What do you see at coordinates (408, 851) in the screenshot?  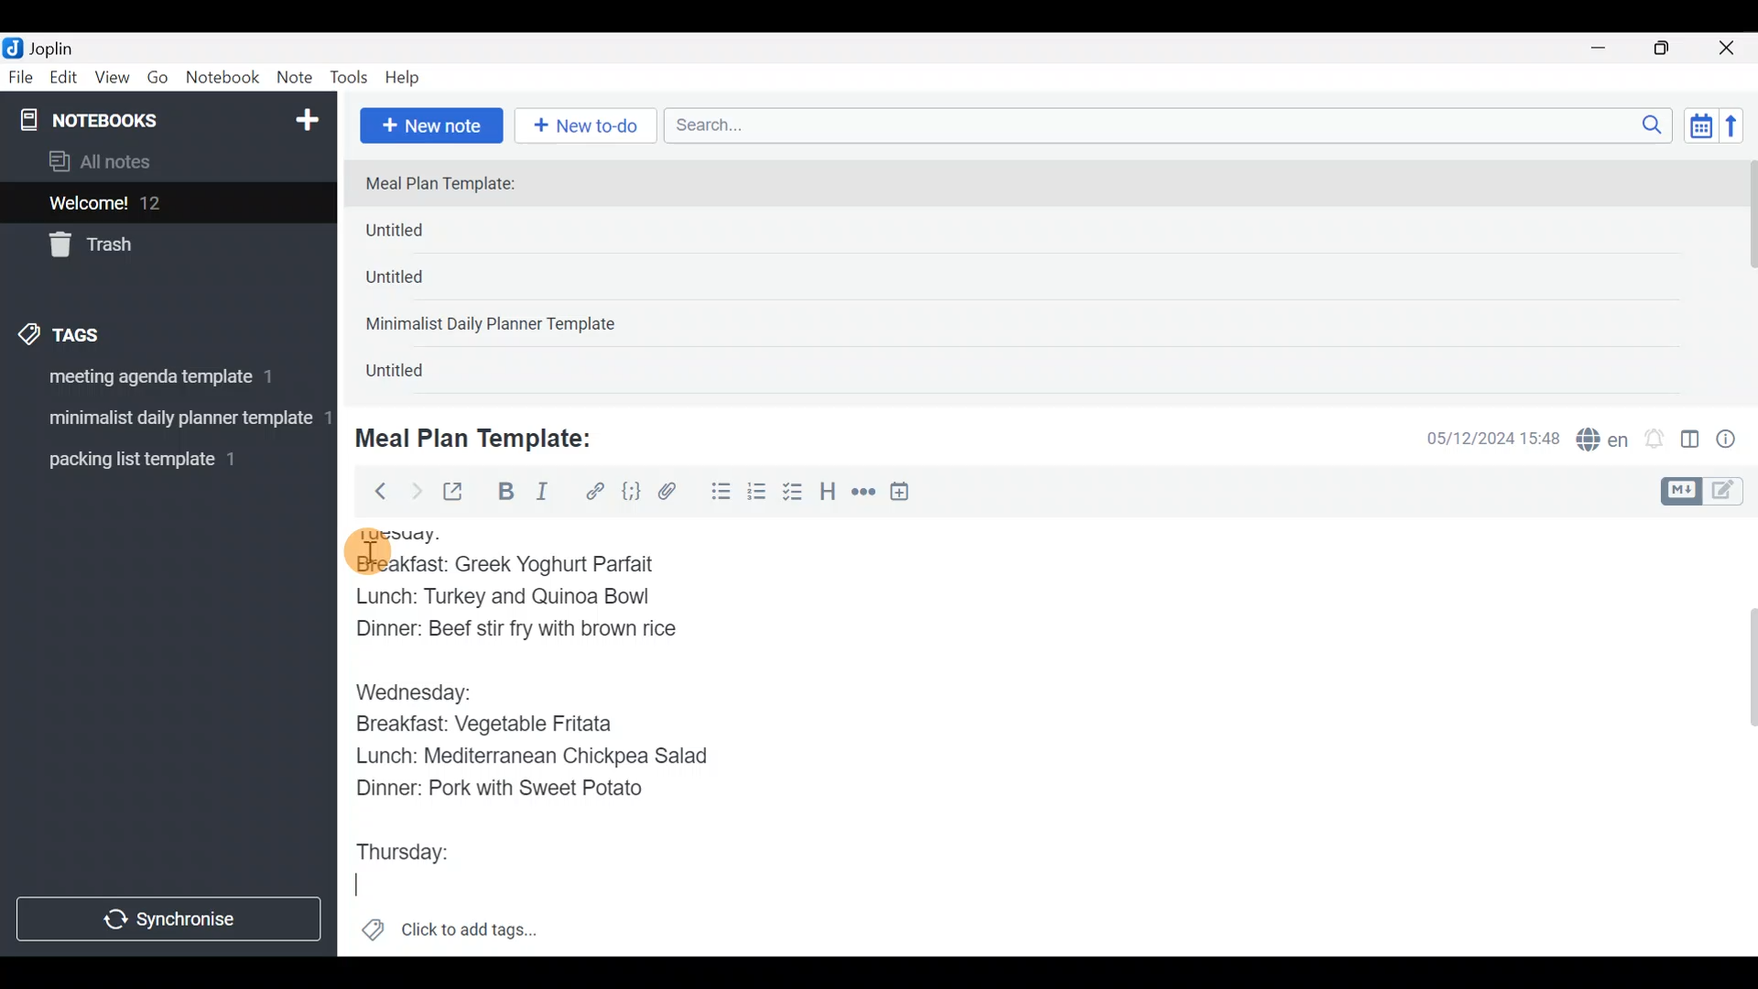 I see `Thursday:` at bounding box center [408, 851].